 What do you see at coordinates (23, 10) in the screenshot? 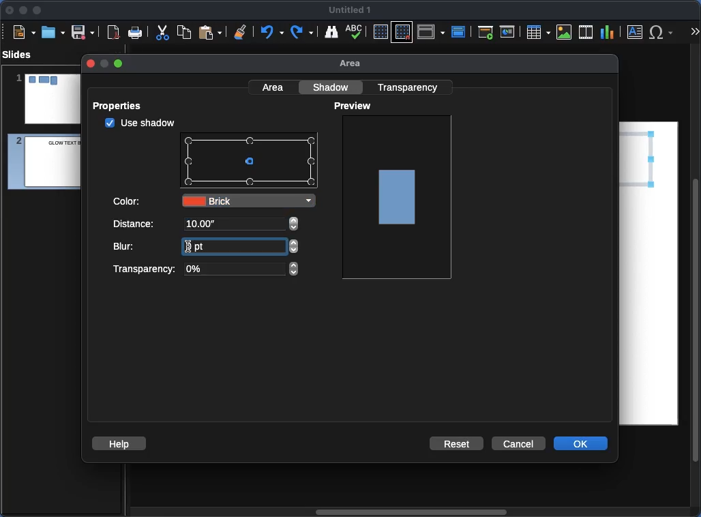
I see `Minimize` at bounding box center [23, 10].